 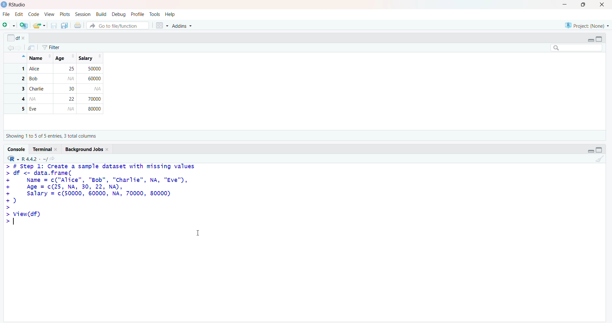 I want to click on Name, so click(x=39, y=57).